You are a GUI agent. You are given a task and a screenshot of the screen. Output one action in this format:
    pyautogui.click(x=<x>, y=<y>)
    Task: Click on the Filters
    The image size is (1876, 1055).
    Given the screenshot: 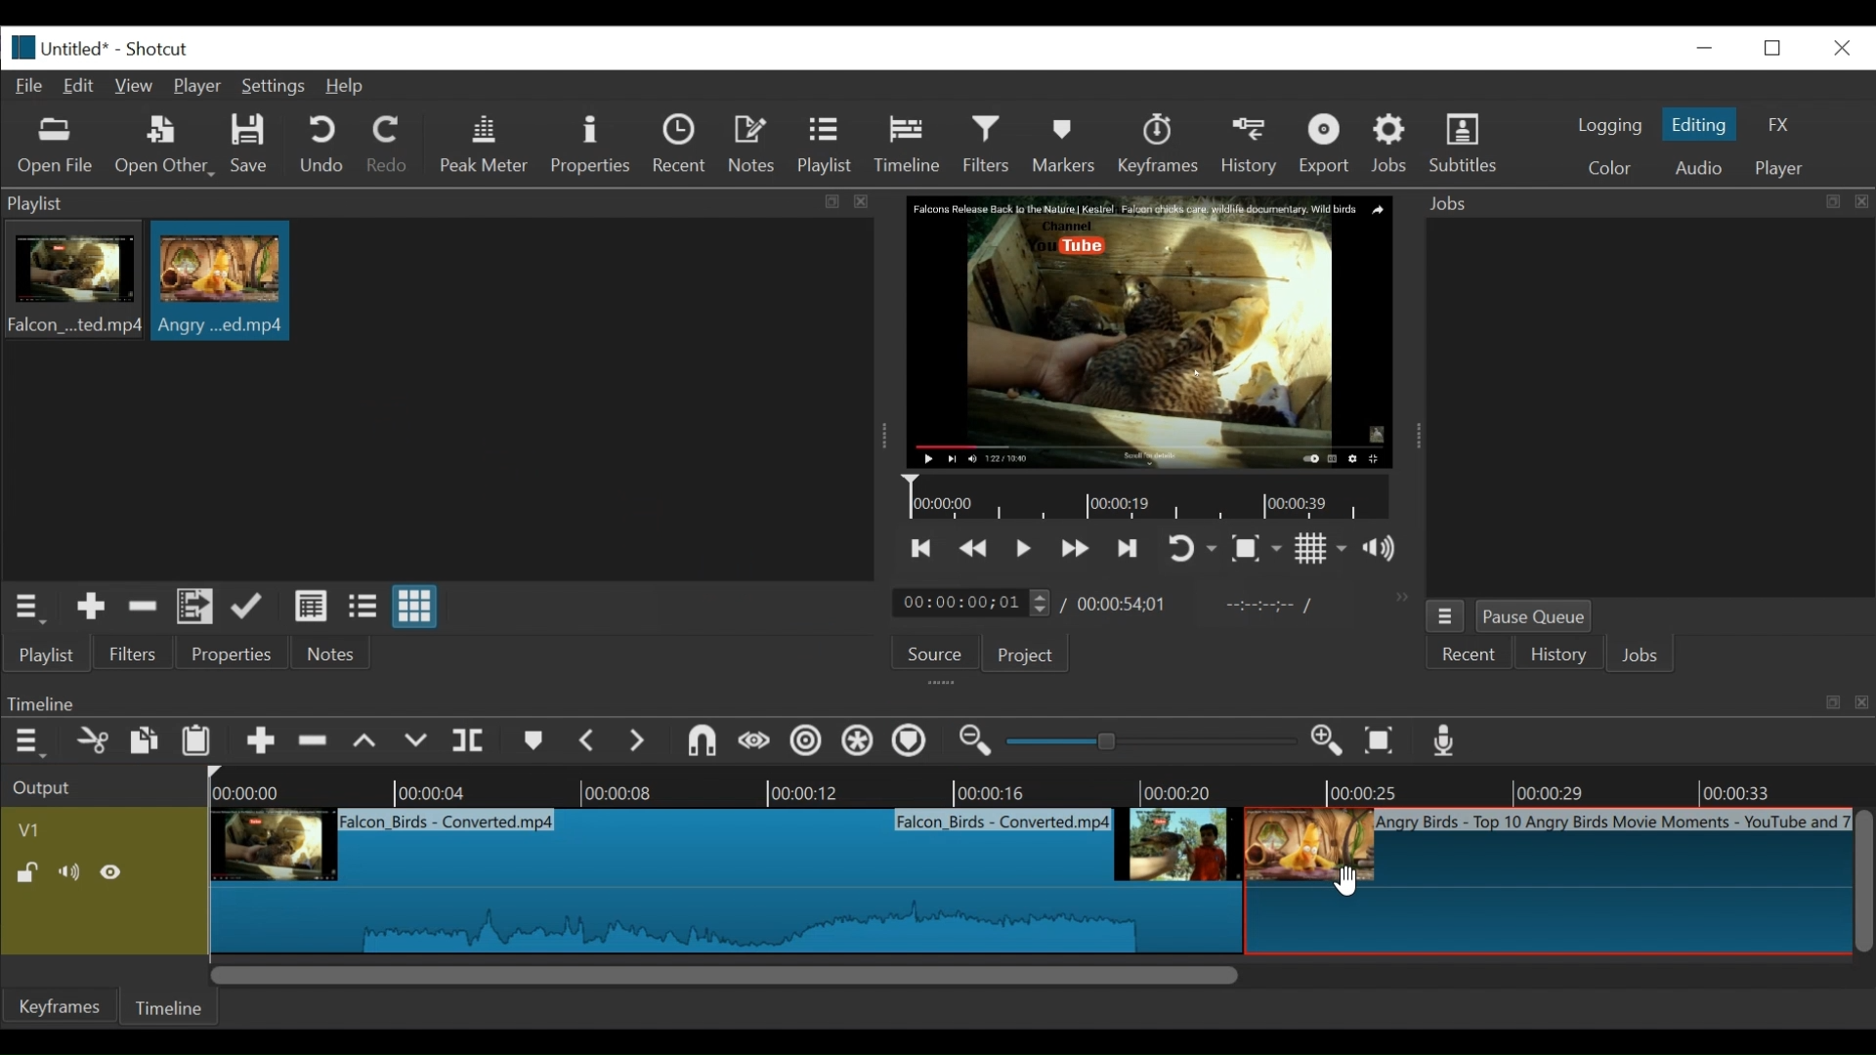 What is the action you would take?
    pyautogui.click(x=992, y=145)
    